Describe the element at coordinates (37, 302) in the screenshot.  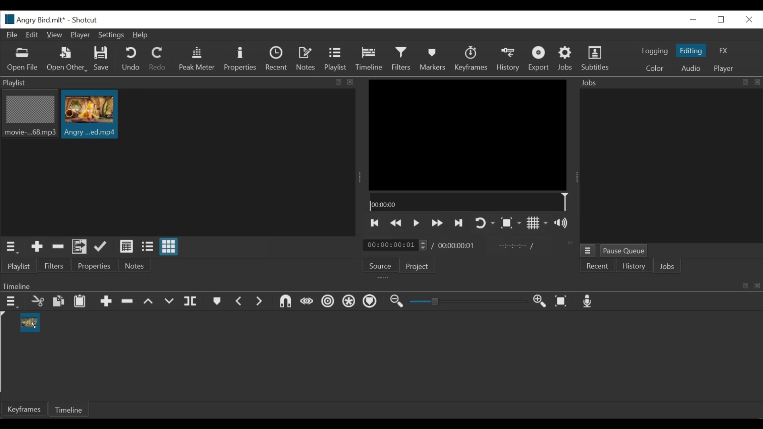
I see `Cut` at that location.